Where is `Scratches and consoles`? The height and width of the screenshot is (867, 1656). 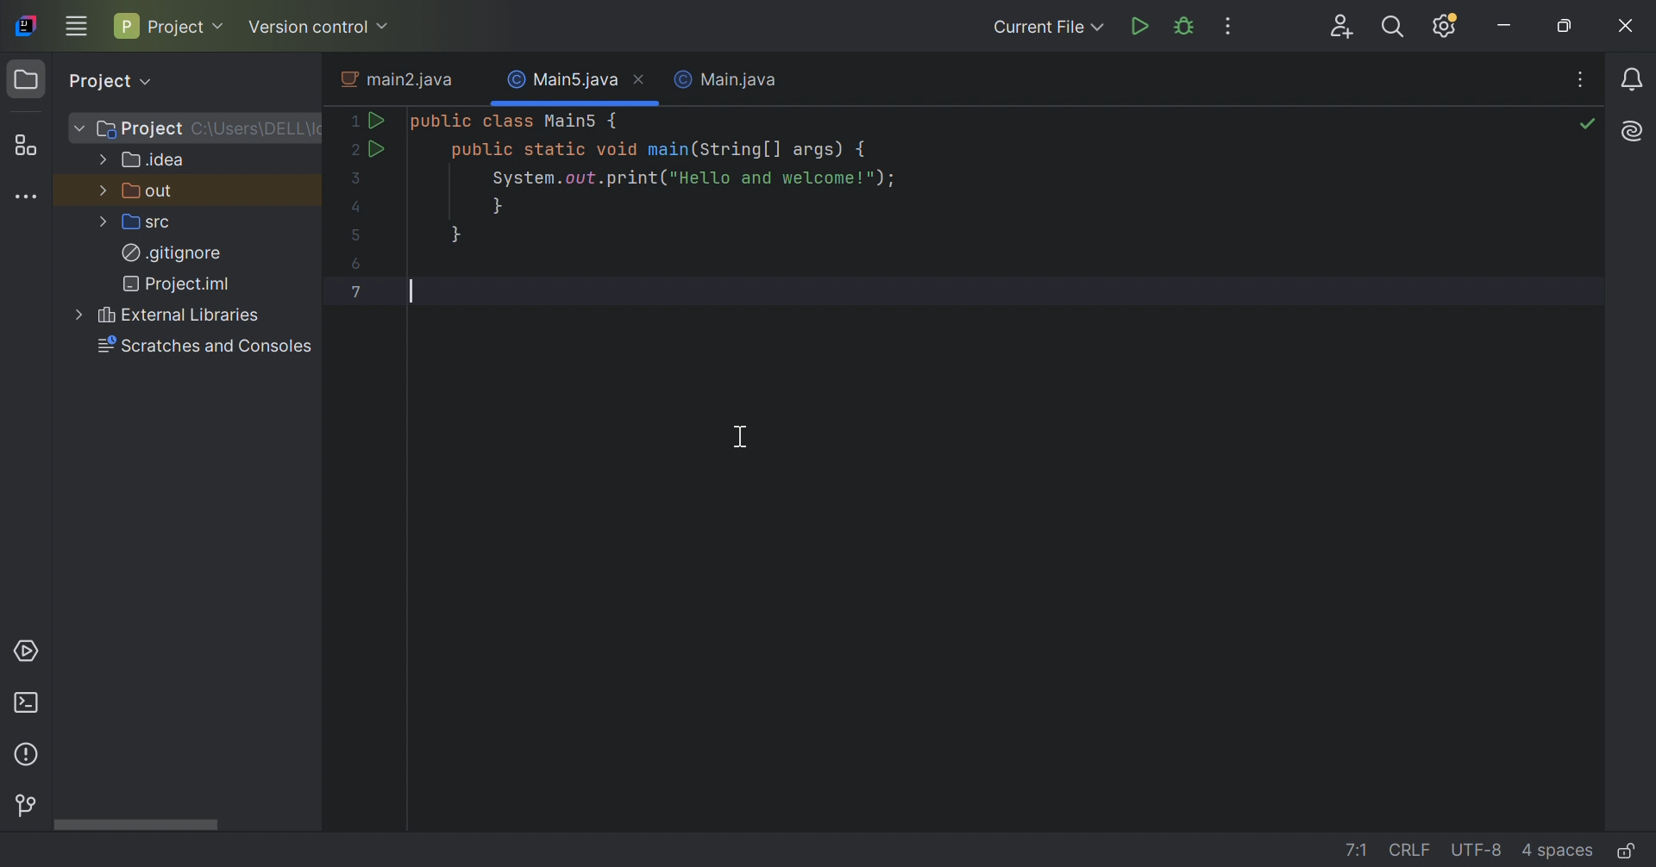
Scratches and consoles is located at coordinates (204, 346).